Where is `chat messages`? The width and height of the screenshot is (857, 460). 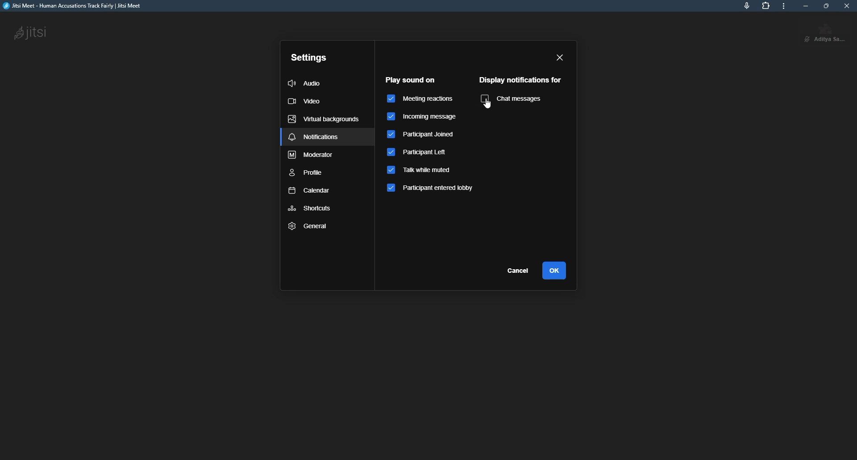
chat messages is located at coordinates (512, 98).